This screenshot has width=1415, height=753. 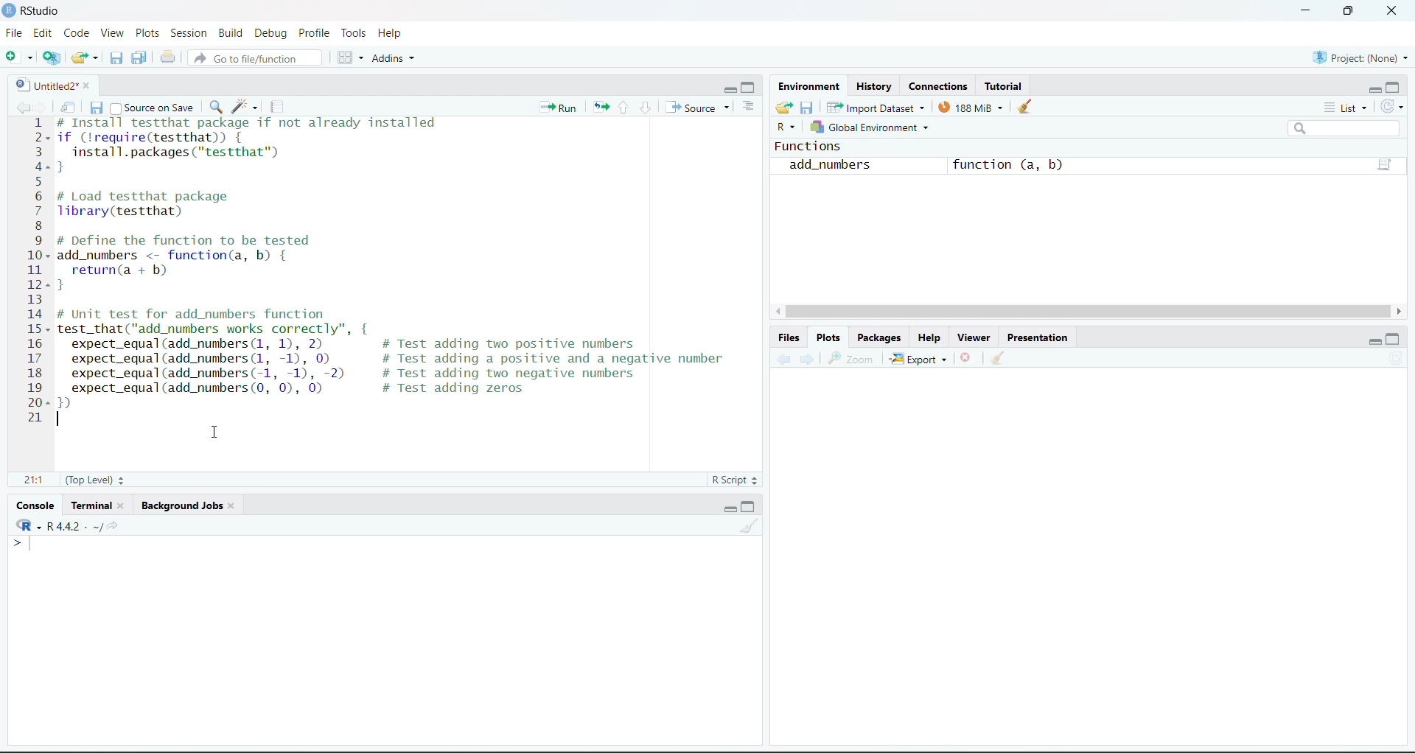 What do you see at coordinates (230, 32) in the screenshot?
I see `Build` at bounding box center [230, 32].